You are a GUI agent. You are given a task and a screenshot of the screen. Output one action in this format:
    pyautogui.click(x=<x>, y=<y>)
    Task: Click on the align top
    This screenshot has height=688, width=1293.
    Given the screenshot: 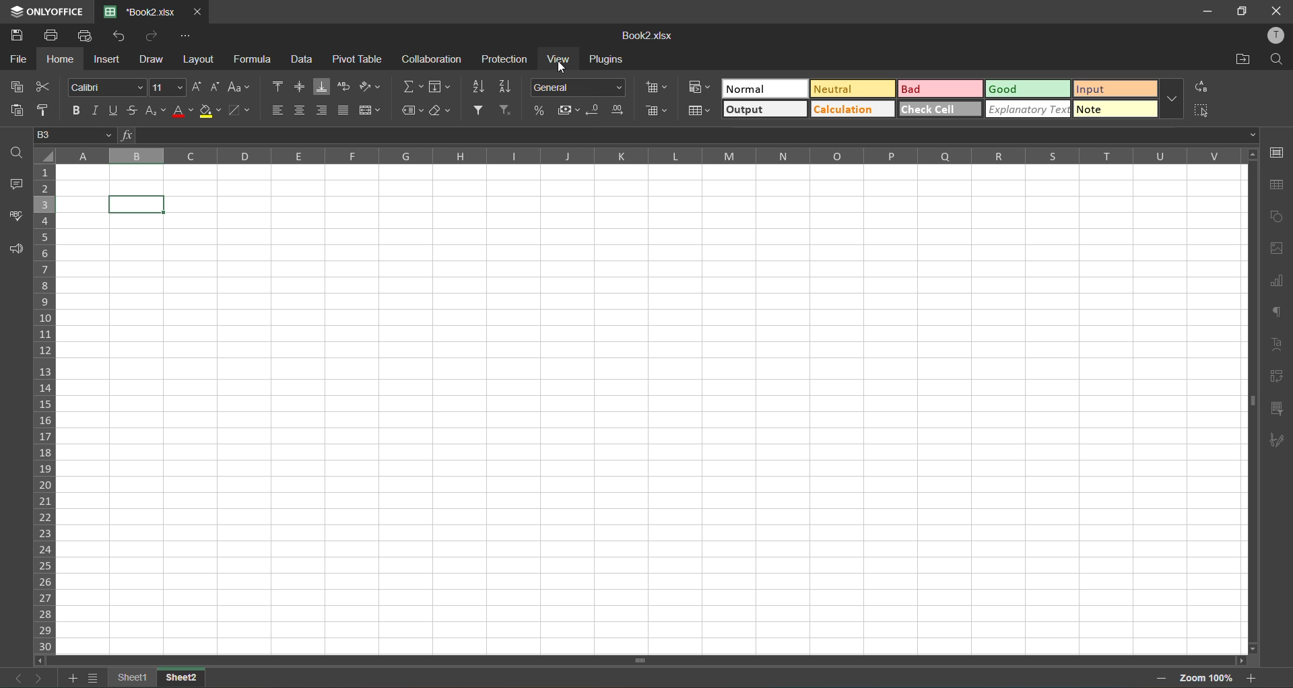 What is the action you would take?
    pyautogui.click(x=280, y=88)
    